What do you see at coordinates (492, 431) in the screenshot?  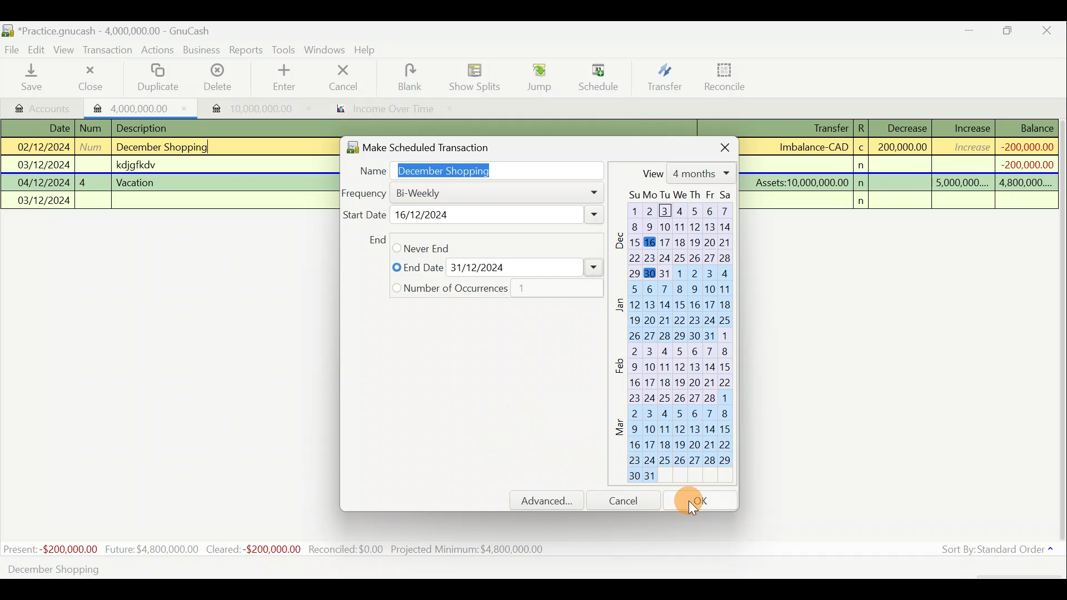 I see `Cursor` at bounding box center [492, 431].